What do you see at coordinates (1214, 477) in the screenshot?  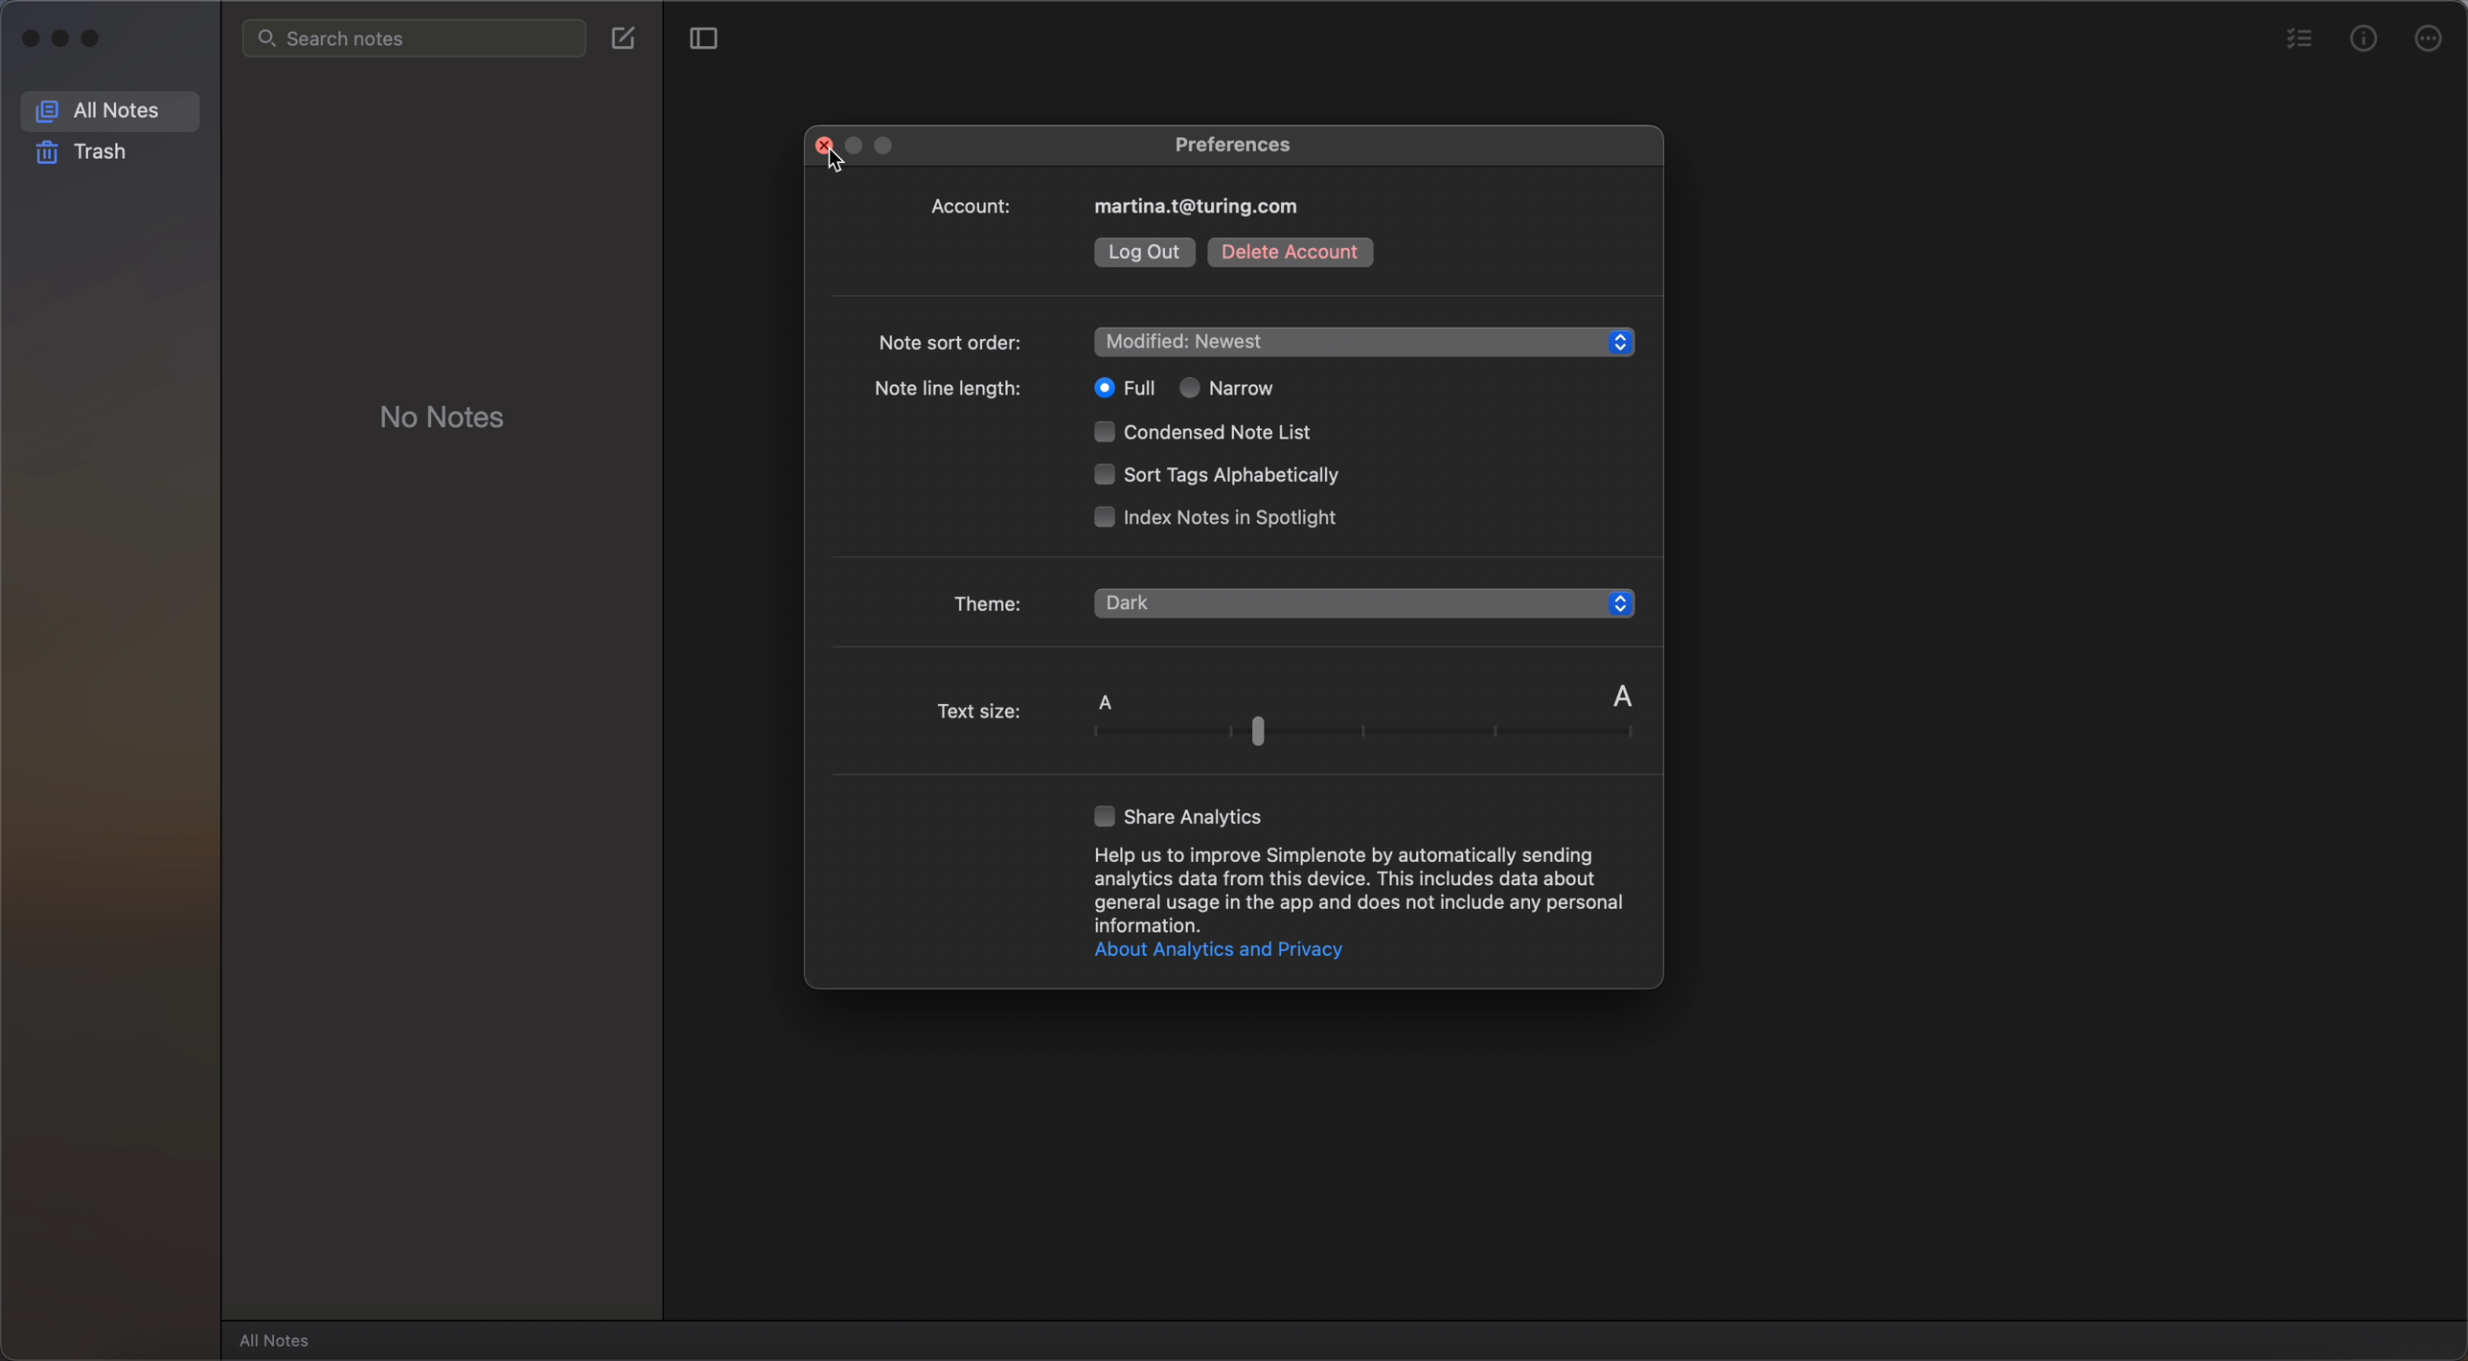 I see `sort tags alphabetically` at bounding box center [1214, 477].